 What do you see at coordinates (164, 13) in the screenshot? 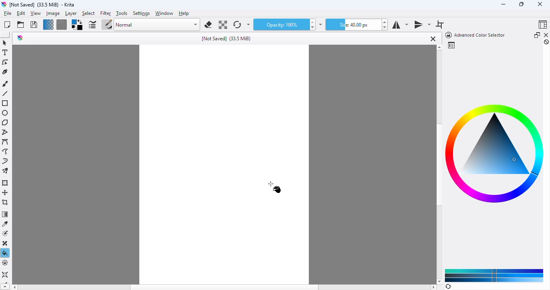
I see `window` at bounding box center [164, 13].